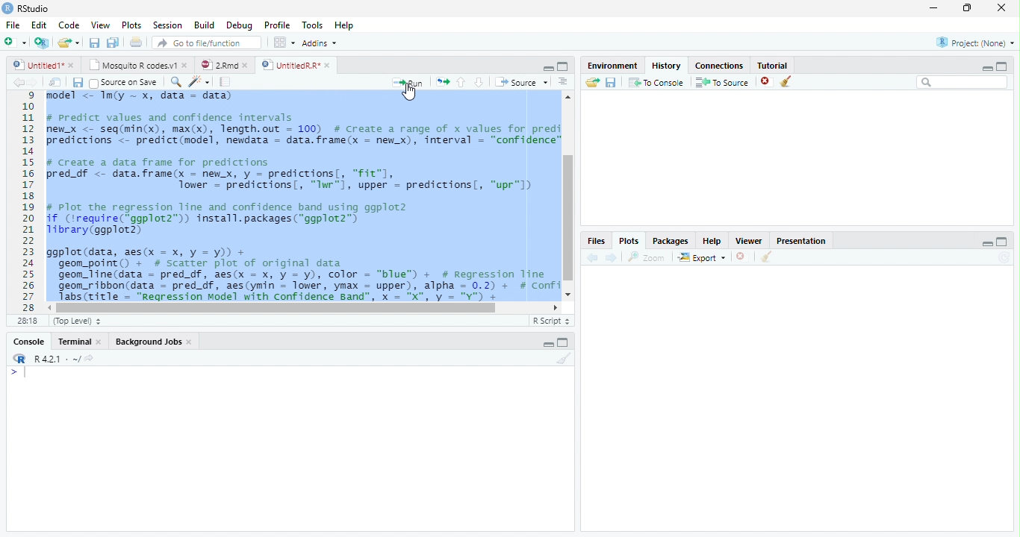  What do you see at coordinates (112, 43) in the screenshot?
I see `Save all file` at bounding box center [112, 43].